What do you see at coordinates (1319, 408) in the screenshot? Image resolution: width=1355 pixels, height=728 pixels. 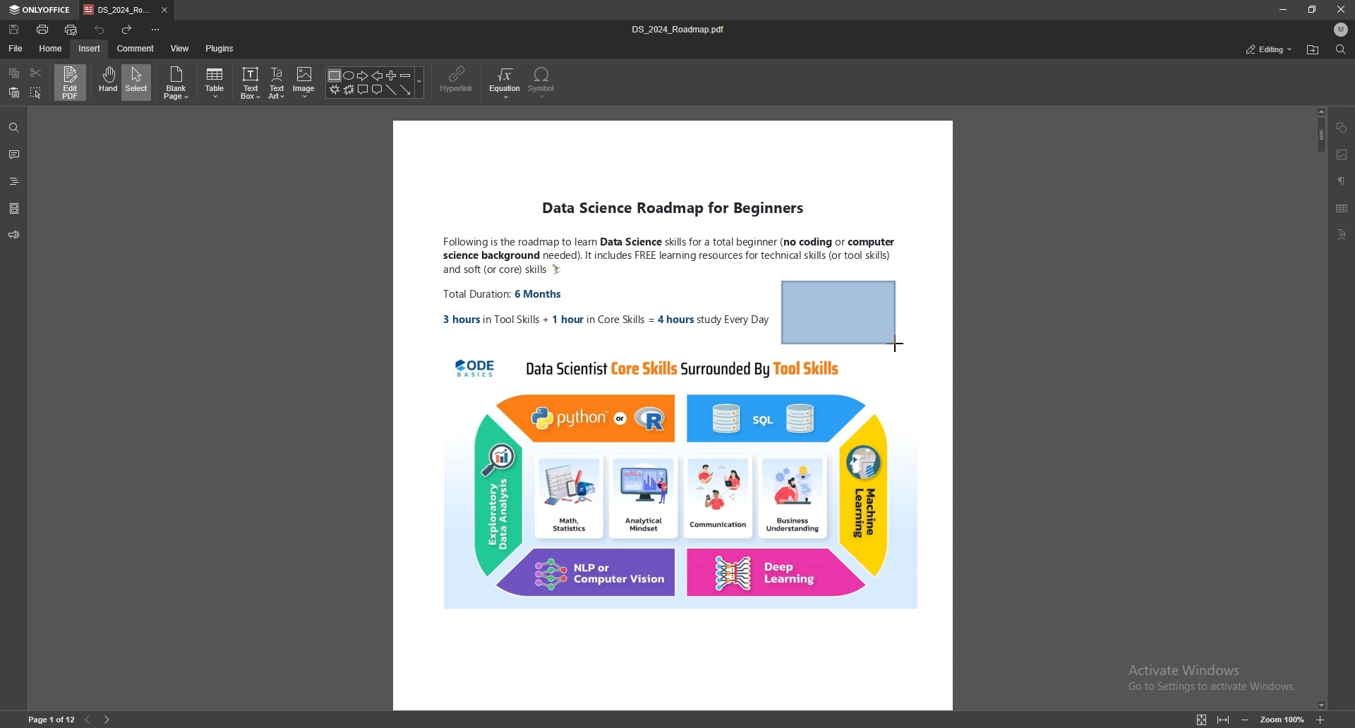 I see `scroll bar` at bounding box center [1319, 408].